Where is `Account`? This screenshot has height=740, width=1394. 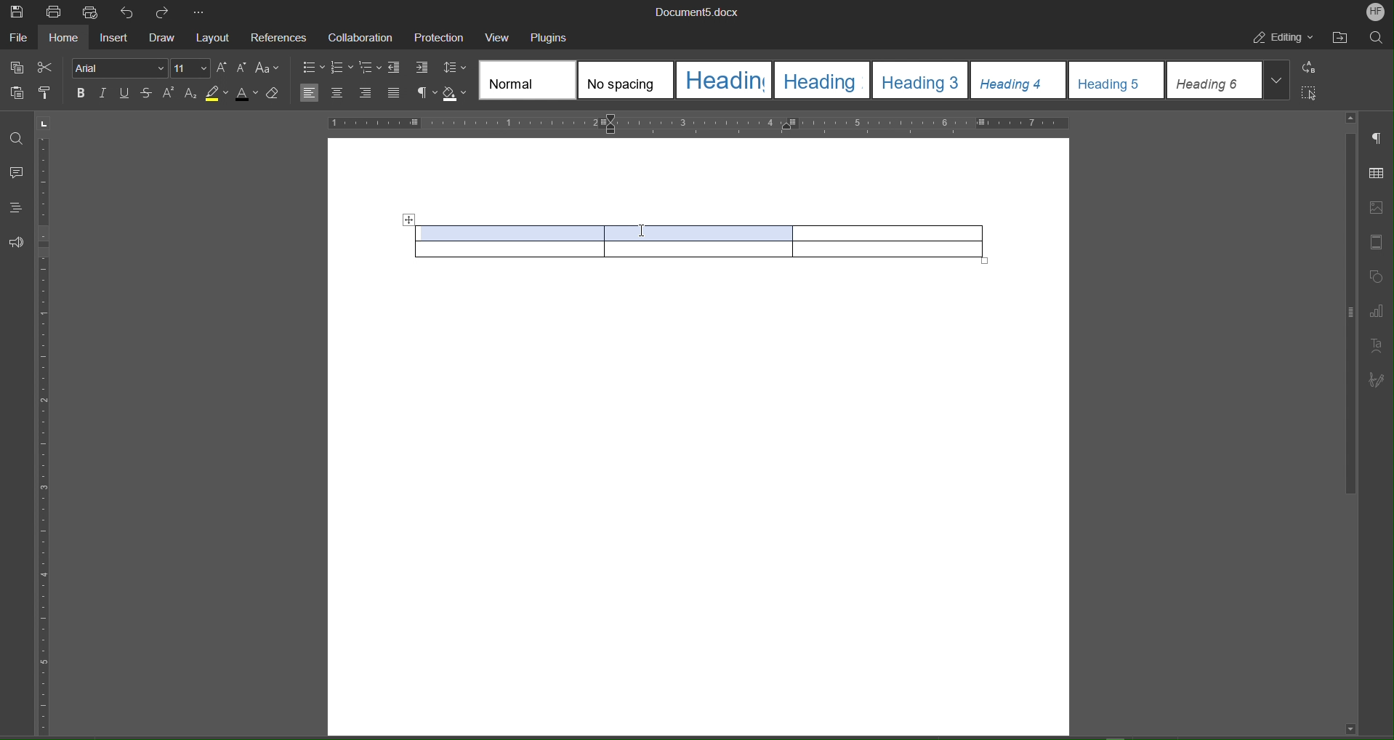 Account is located at coordinates (1374, 12).